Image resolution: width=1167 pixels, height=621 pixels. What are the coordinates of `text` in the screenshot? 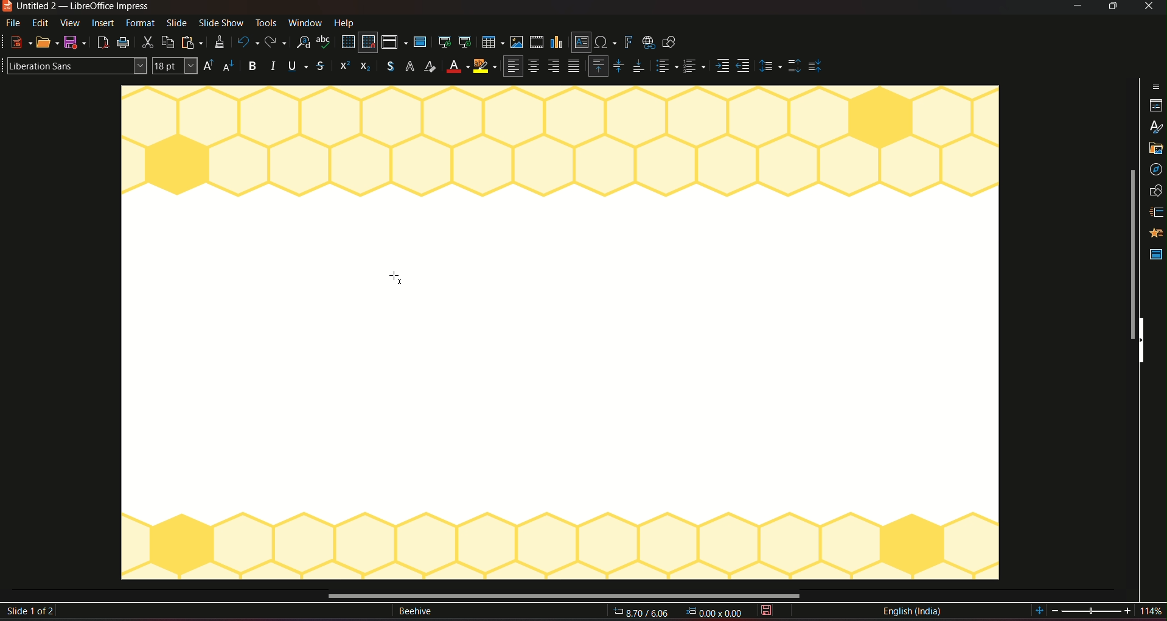 It's located at (414, 612).